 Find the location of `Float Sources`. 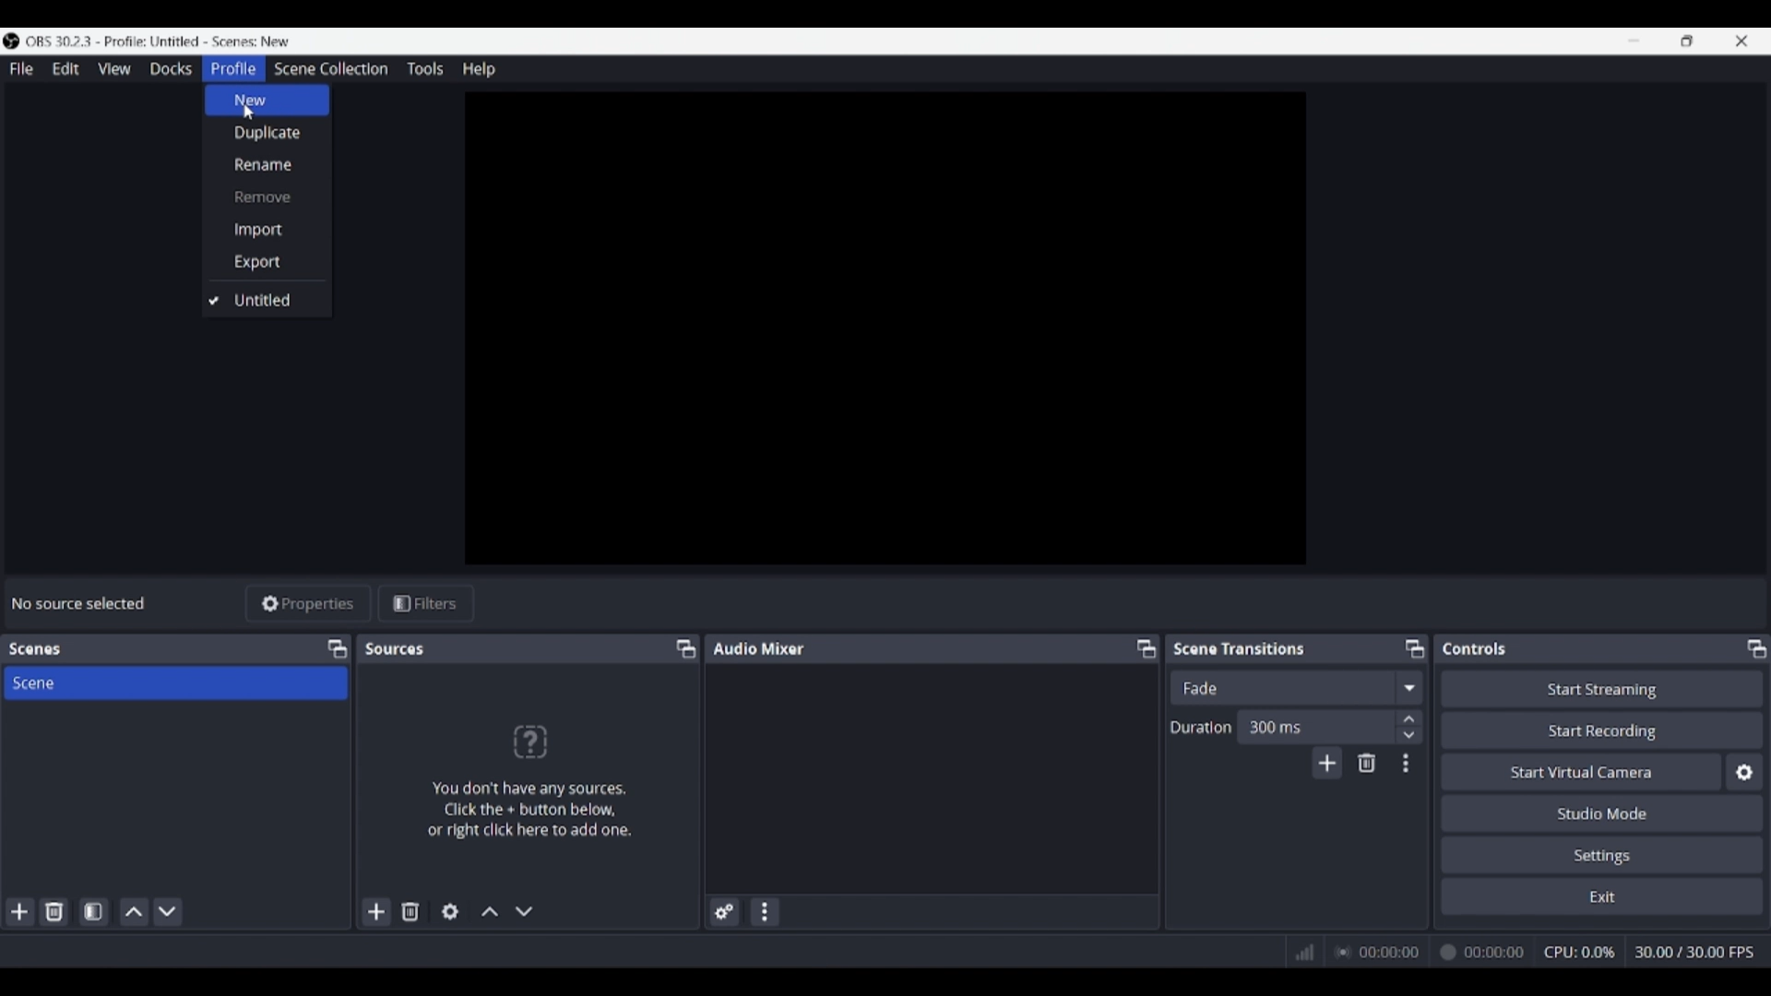

Float Sources is located at coordinates (686, 648).